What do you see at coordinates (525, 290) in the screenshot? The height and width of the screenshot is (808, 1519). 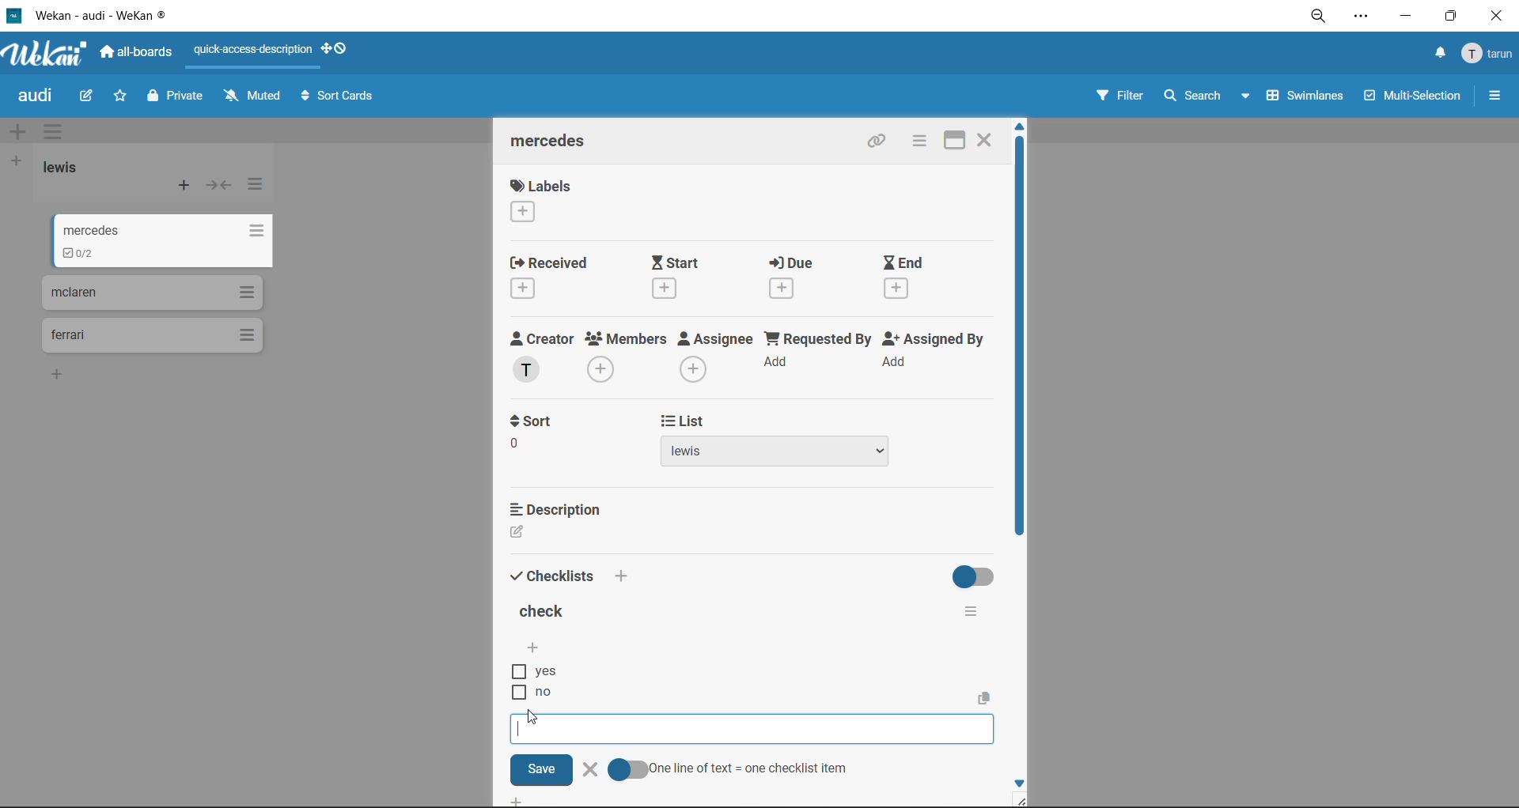 I see `Add Recieved` at bounding box center [525, 290].